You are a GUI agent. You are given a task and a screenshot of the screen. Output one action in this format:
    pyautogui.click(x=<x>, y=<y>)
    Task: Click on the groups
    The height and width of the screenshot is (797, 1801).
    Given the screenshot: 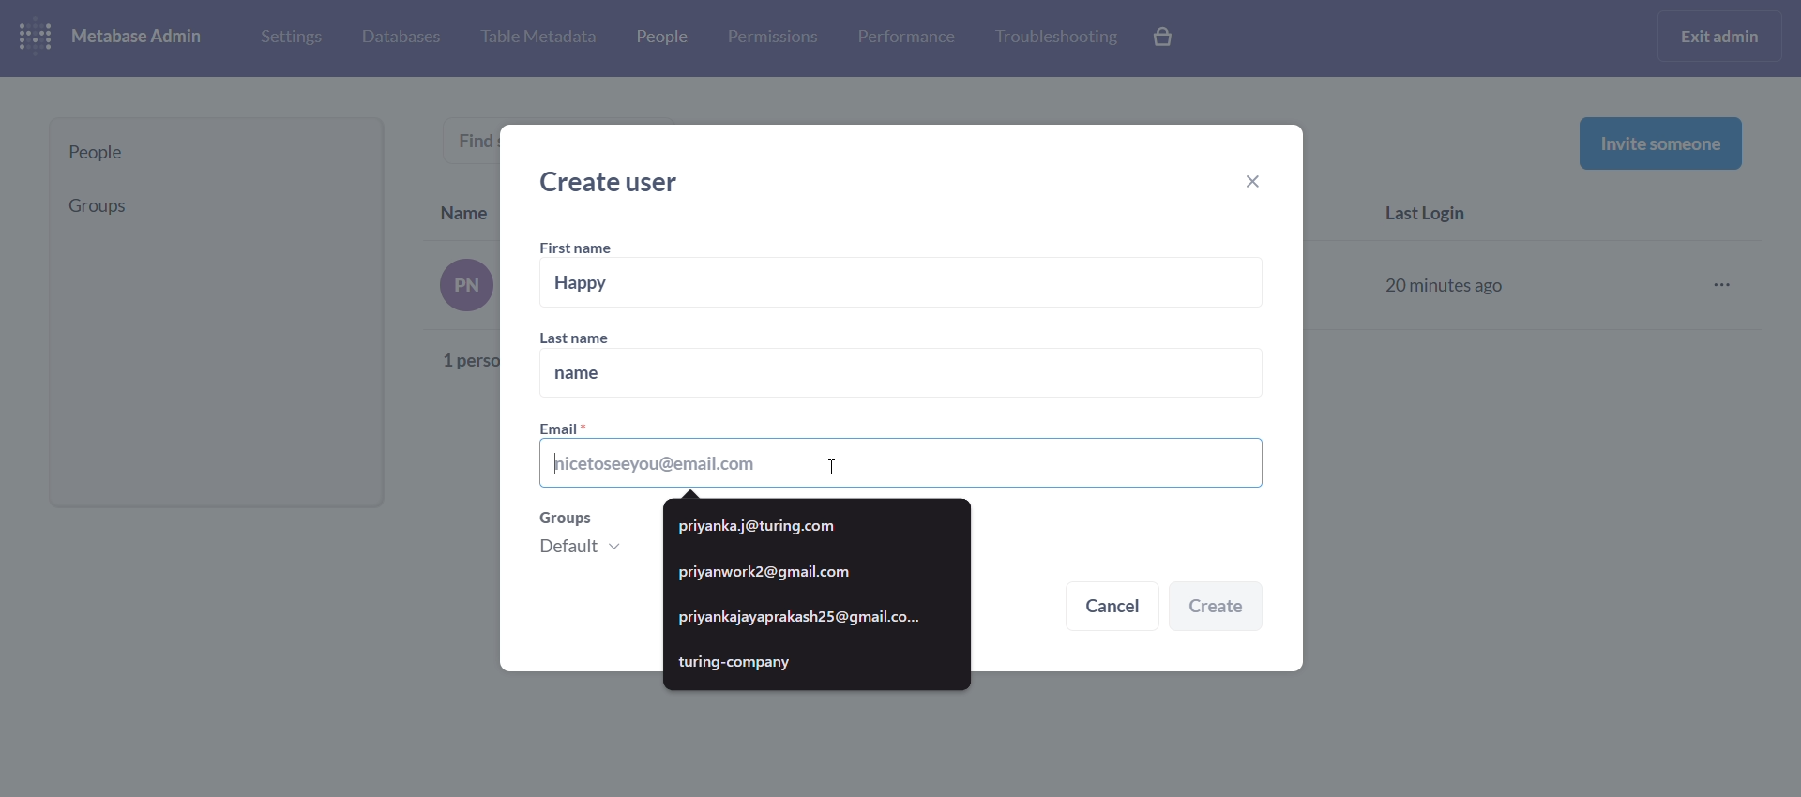 What is the action you would take?
    pyautogui.click(x=586, y=538)
    